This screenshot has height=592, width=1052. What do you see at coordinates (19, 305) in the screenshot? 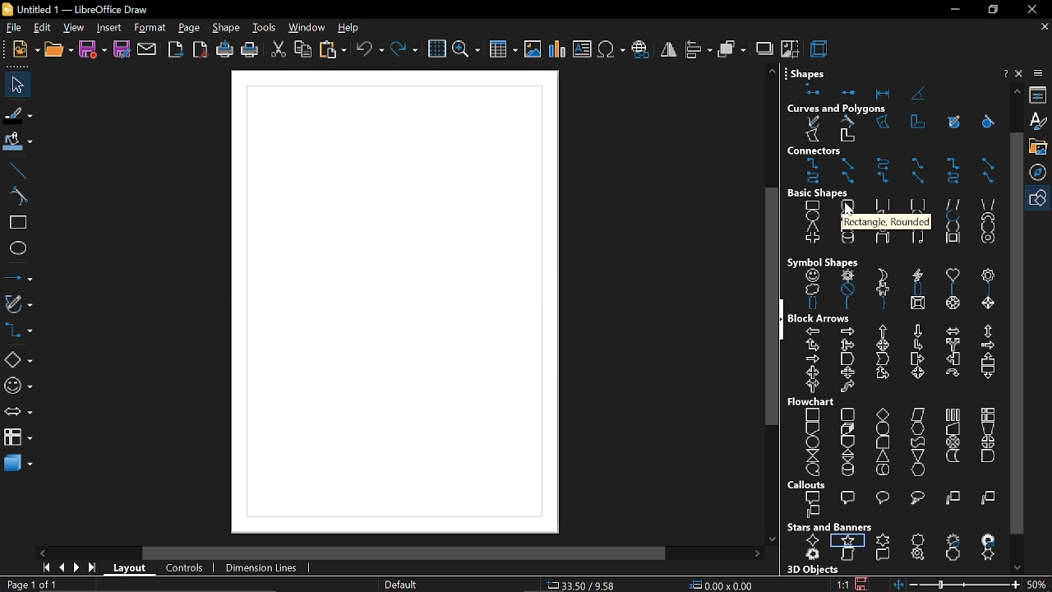
I see `curve and polygons` at bounding box center [19, 305].